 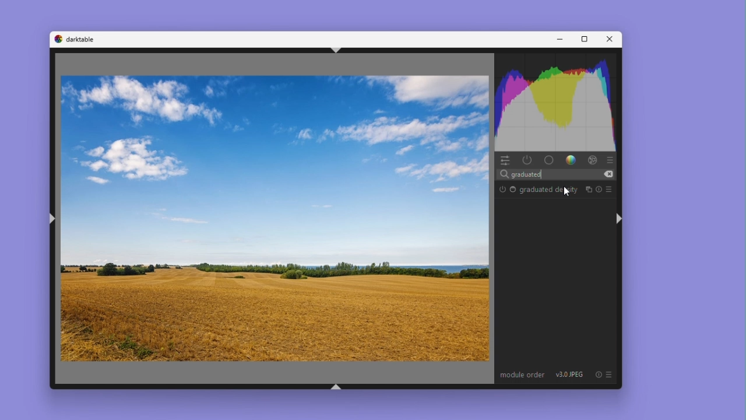 What do you see at coordinates (335, 48) in the screenshot?
I see `shift+ctrl+t` at bounding box center [335, 48].